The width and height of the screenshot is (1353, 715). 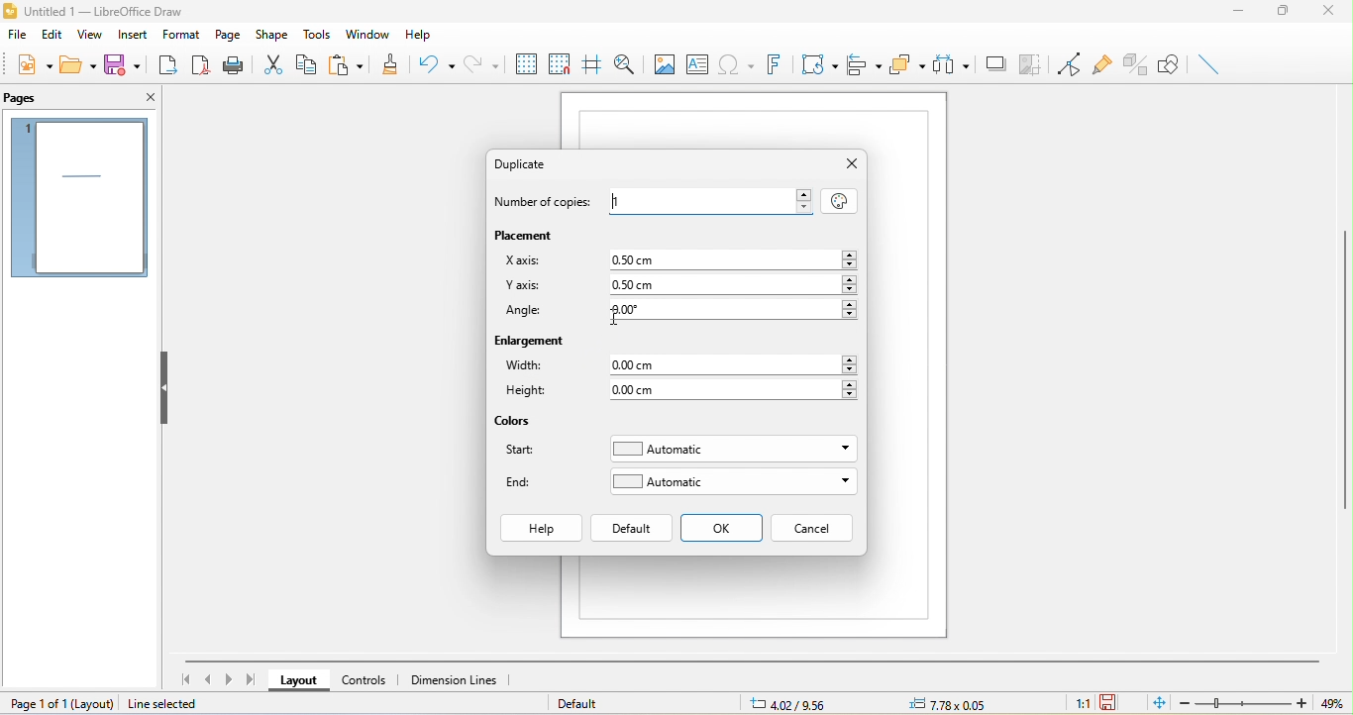 I want to click on page, so click(x=229, y=33).